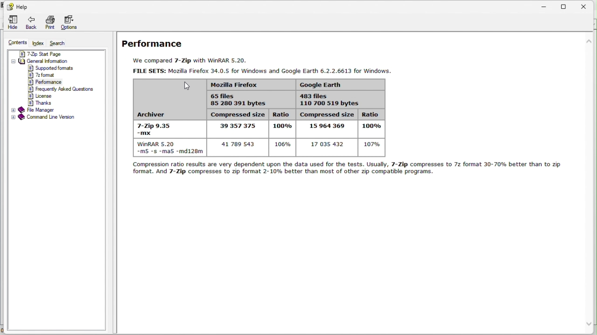  Describe the element at coordinates (548, 5) in the screenshot. I see `minimize` at that location.